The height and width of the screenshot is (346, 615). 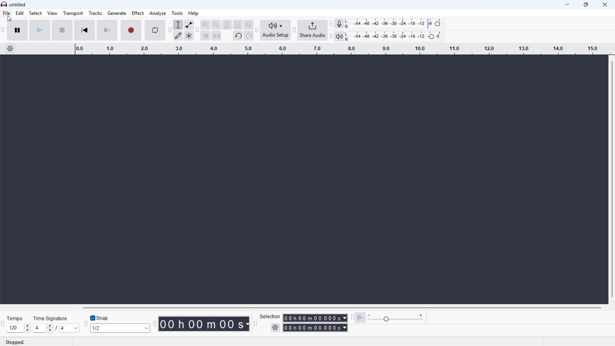 I want to click on Cursor , so click(x=10, y=18).